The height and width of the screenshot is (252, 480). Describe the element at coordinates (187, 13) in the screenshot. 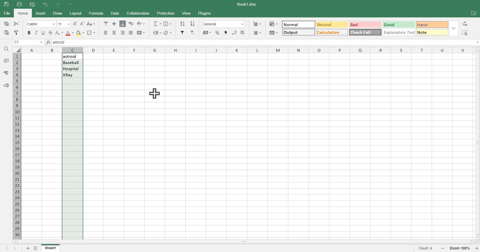

I see `View` at that location.